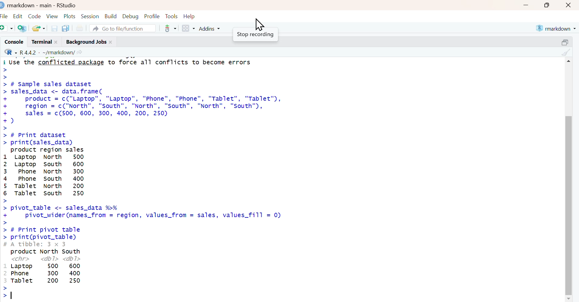  What do you see at coordinates (255, 35) in the screenshot?
I see `Stop recording` at bounding box center [255, 35].